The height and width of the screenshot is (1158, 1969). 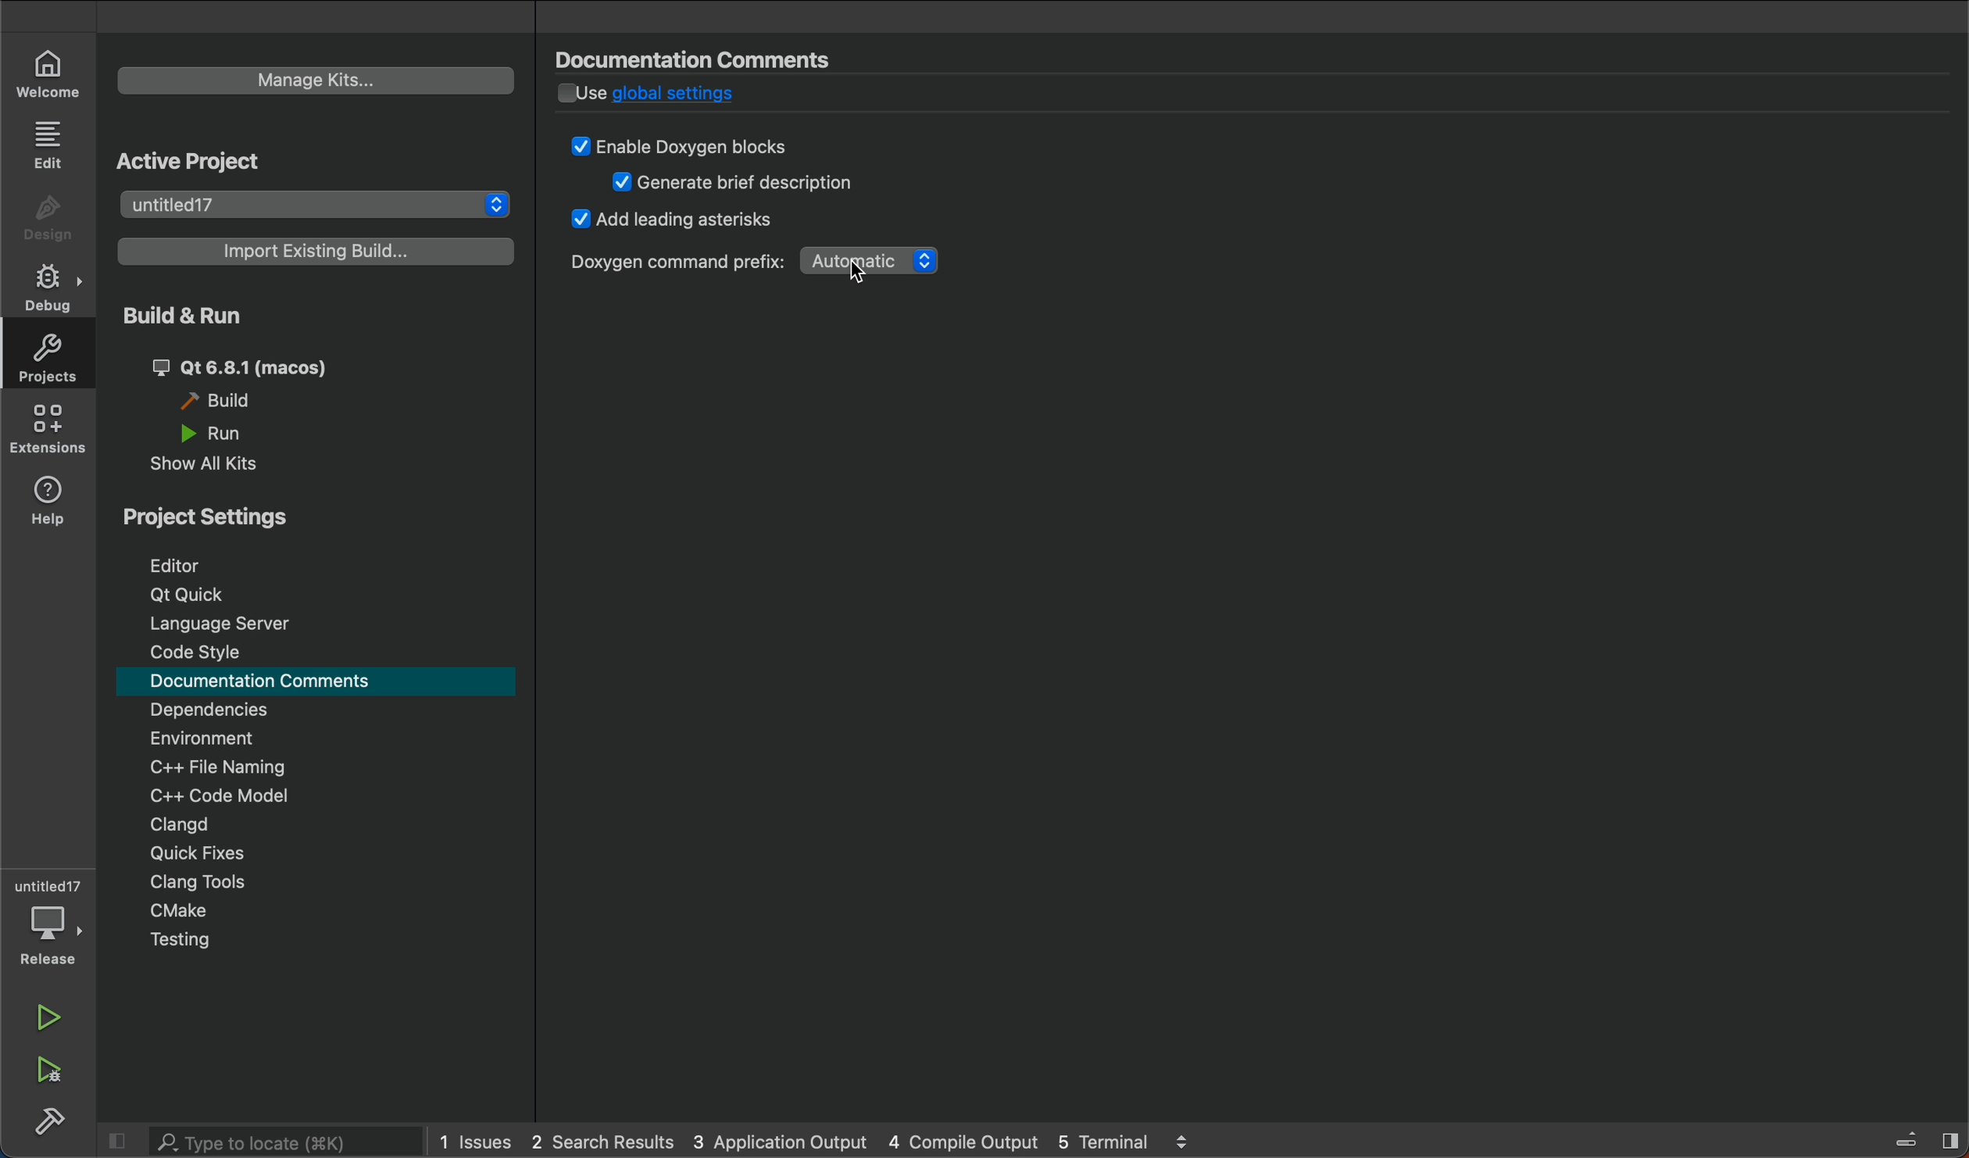 I want to click on build, so click(x=53, y=1126).